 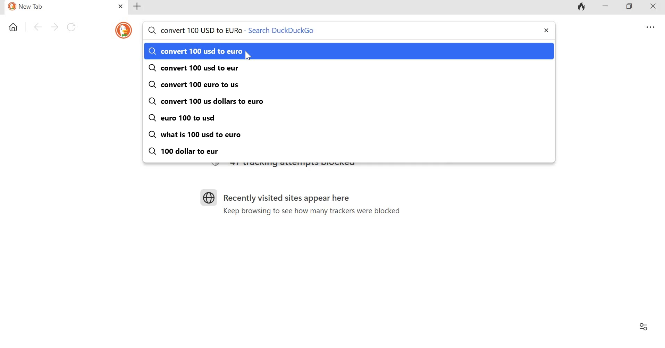 I want to click on convert 100 us dollars to euro, so click(x=207, y=101).